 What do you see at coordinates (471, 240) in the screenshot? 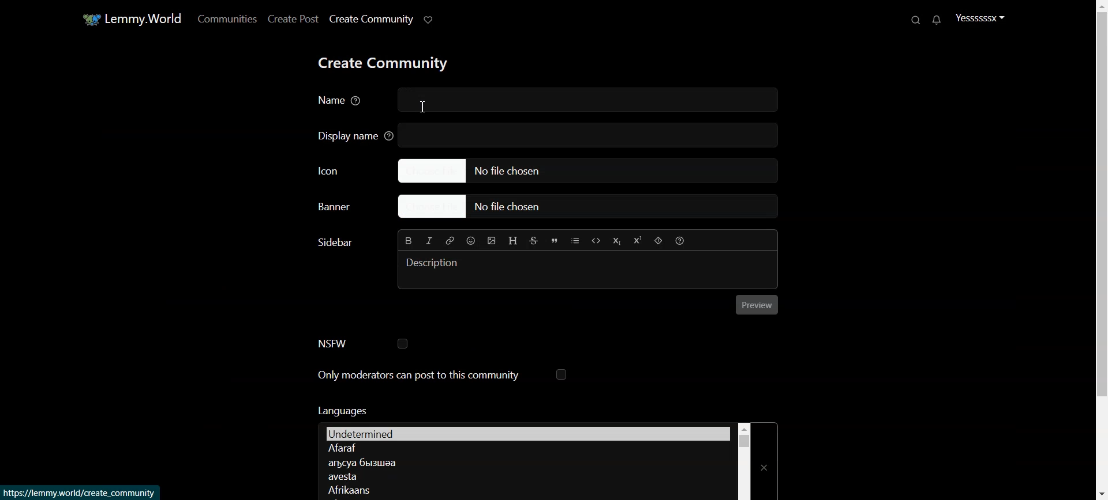
I see `Emoji` at bounding box center [471, 240].